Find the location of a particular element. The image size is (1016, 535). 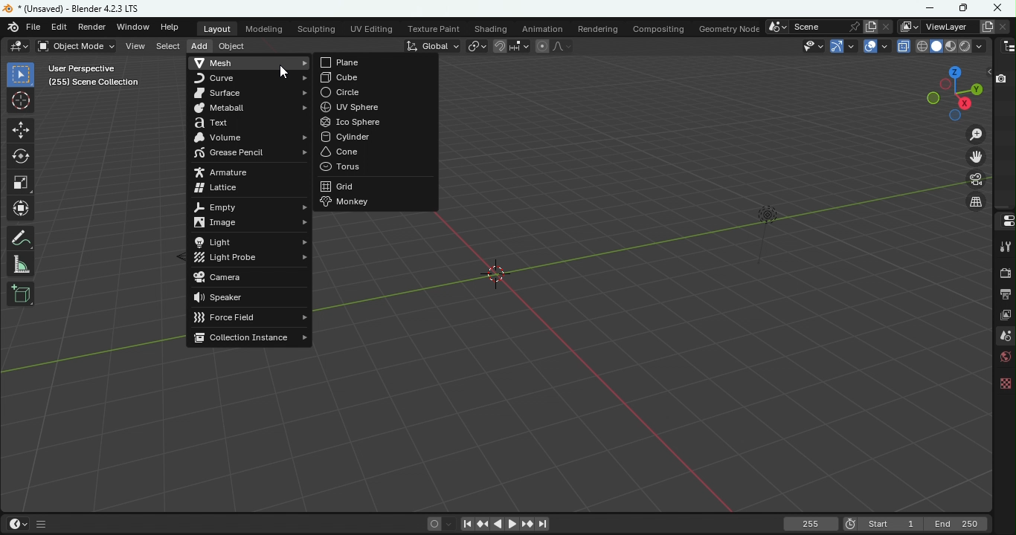

Add is located at coordinates (198, 45).